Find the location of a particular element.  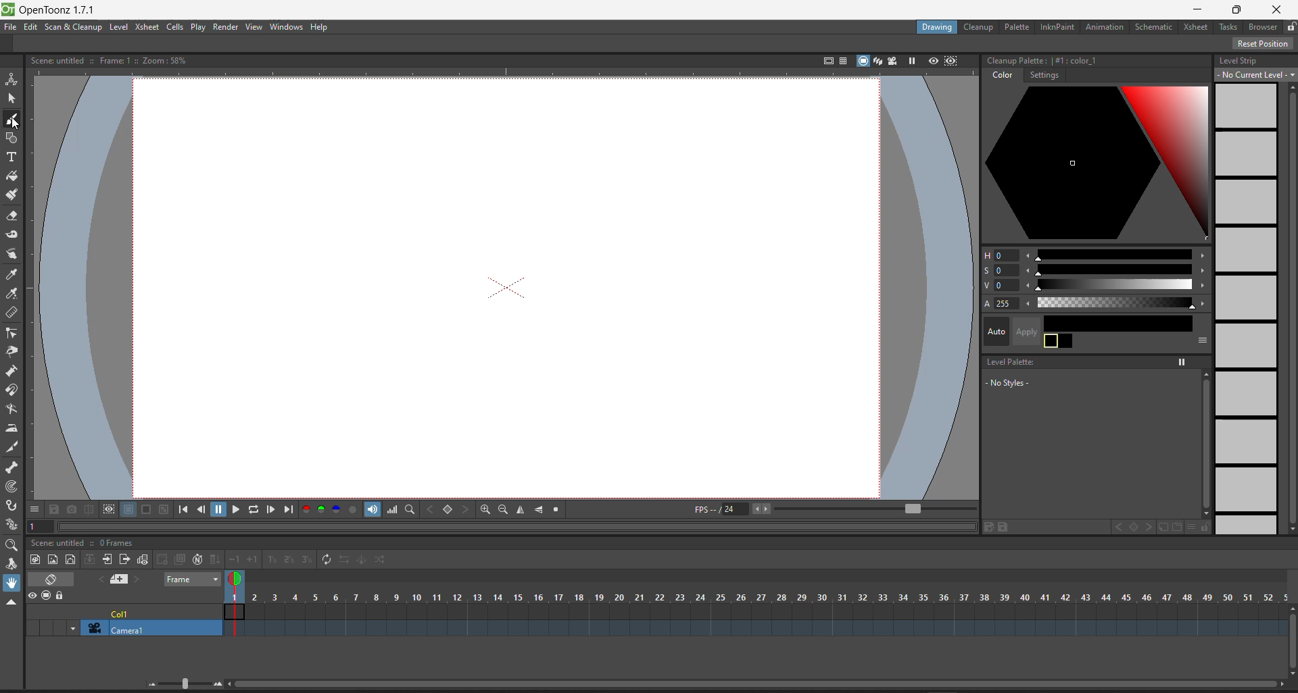

keyframe indicators is located at coordinates (765, 611).